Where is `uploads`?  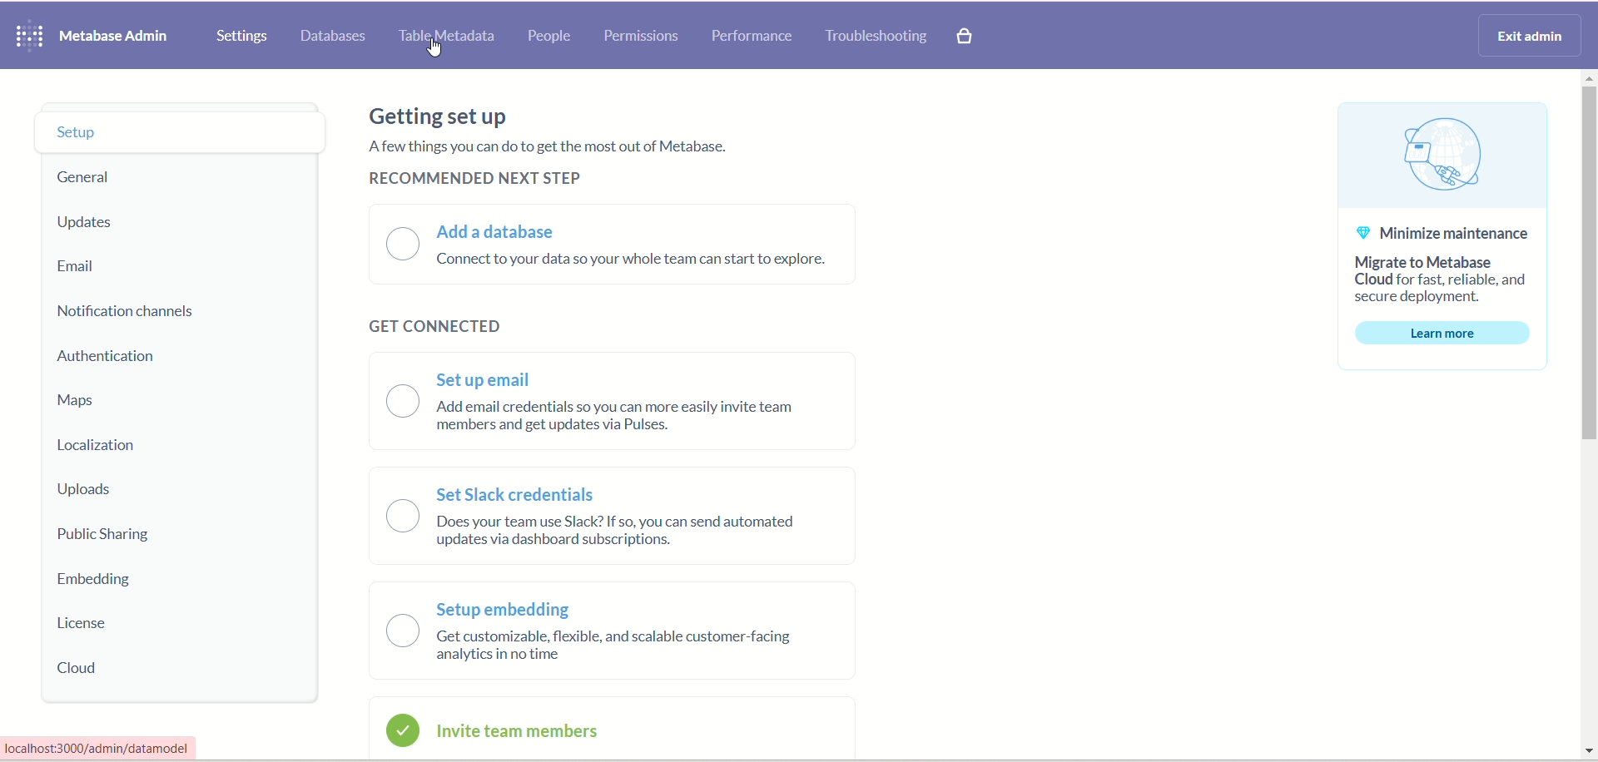 uploads is located at coordinates (87, 492).